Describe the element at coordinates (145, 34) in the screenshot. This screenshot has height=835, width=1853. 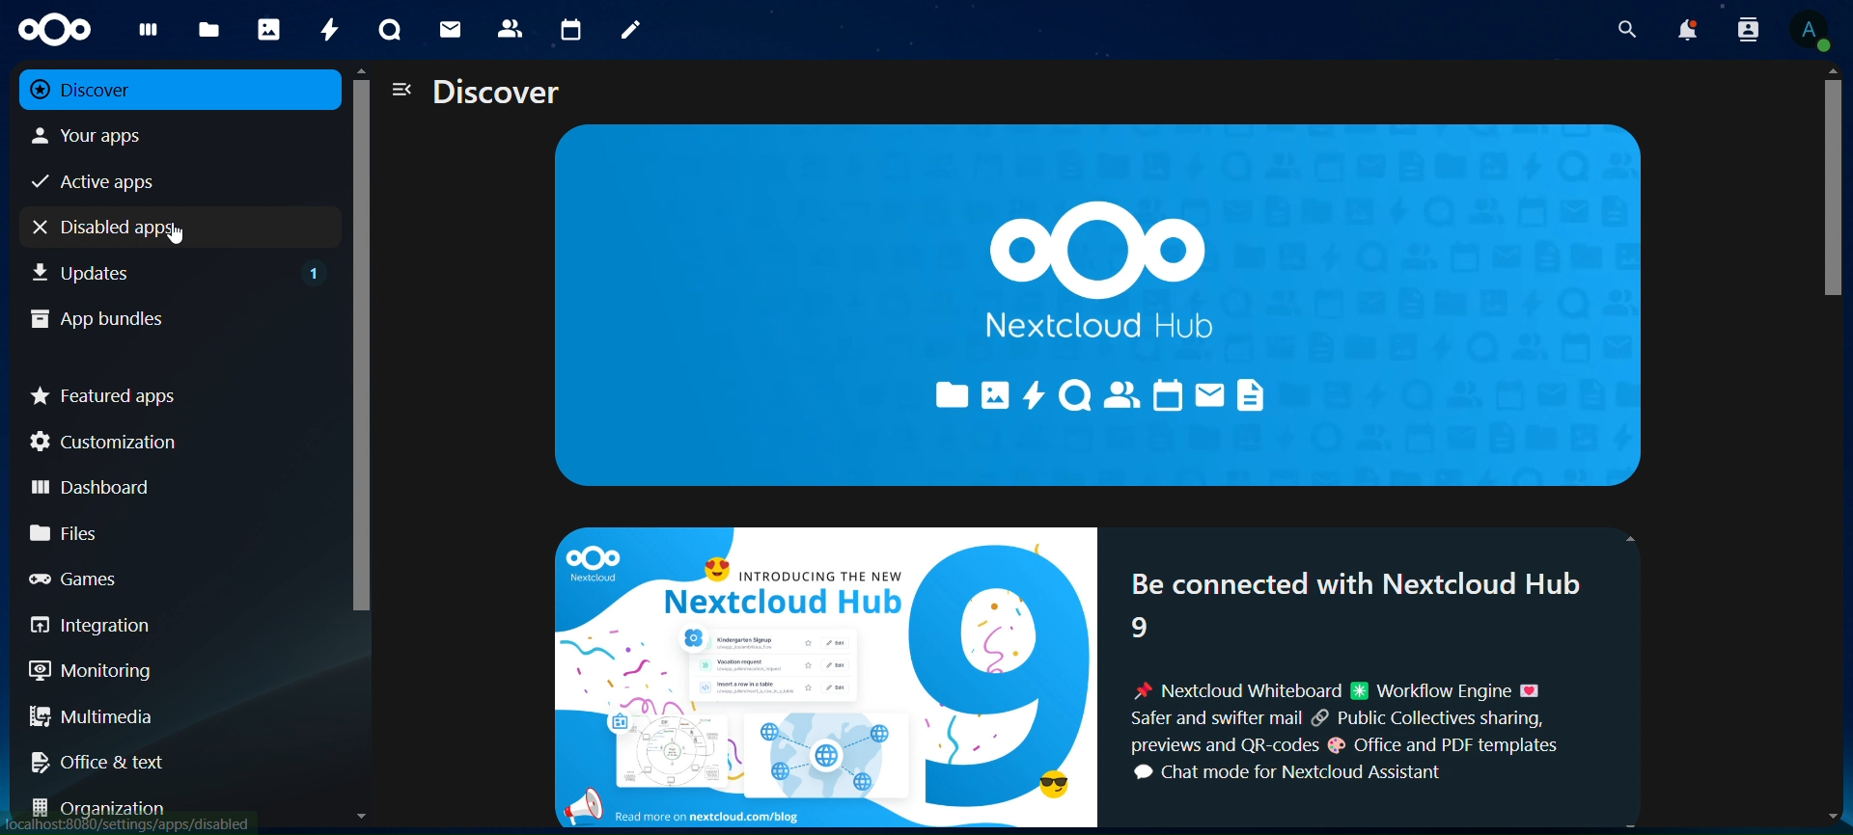
I see `dashboard` at that location.